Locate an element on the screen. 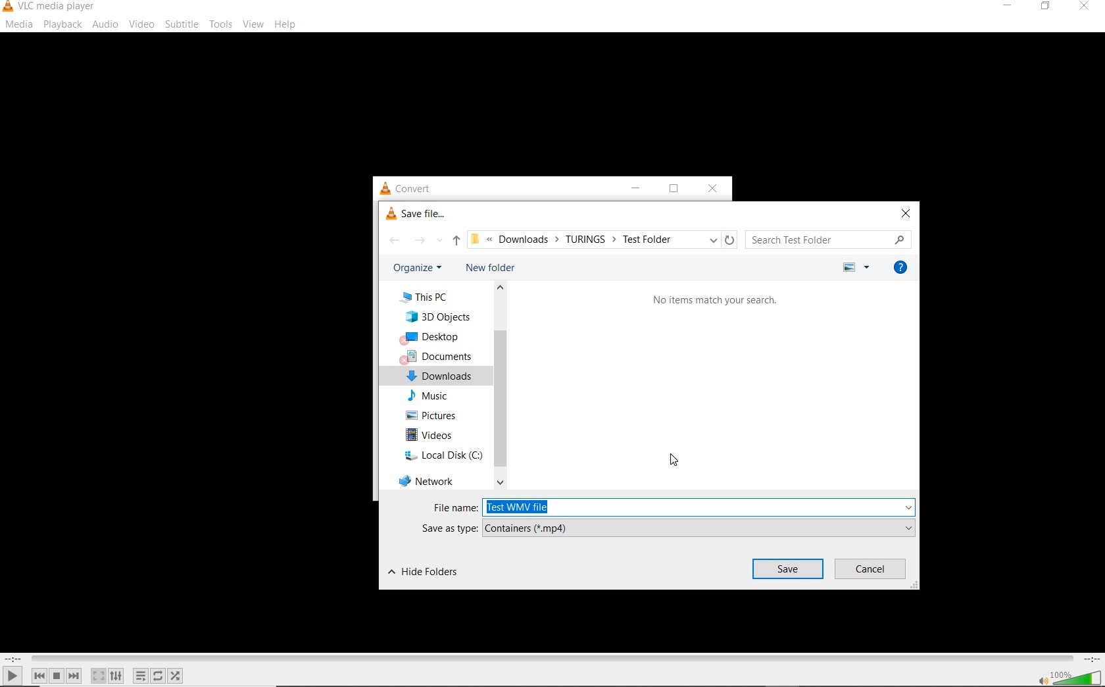 The height and width of the screenshot is (687, 1105). hide folders is located at coordinates (424, 572).